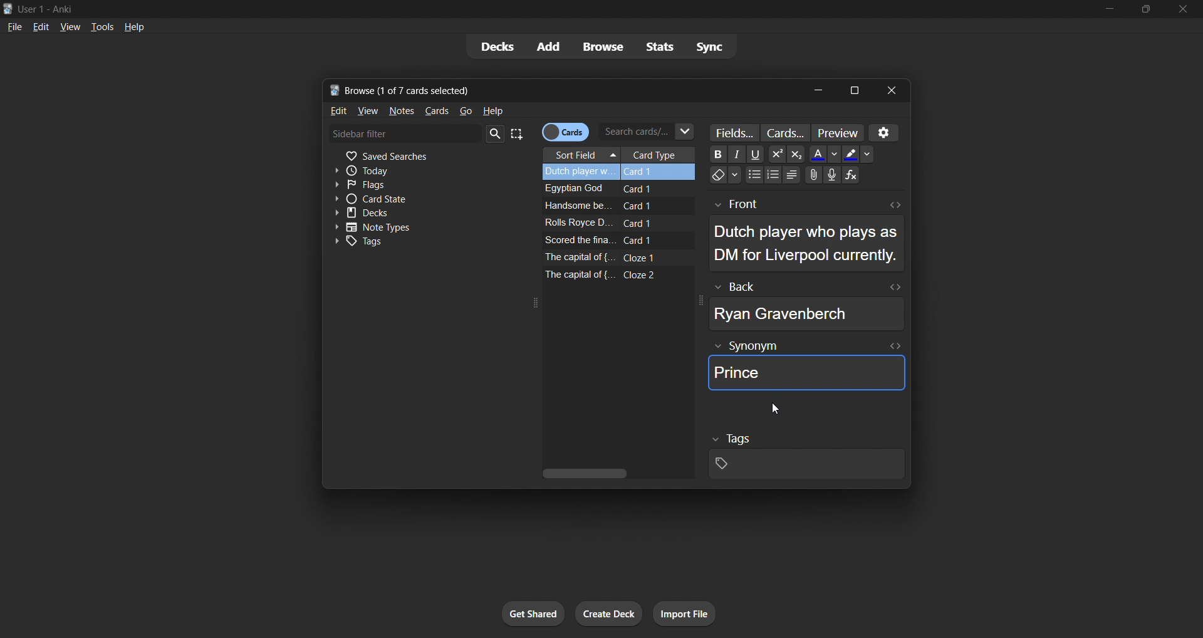 Image resolution: width=1203 pixels, height=638 pixels. I want to click on Numbering, so click(772, 175).